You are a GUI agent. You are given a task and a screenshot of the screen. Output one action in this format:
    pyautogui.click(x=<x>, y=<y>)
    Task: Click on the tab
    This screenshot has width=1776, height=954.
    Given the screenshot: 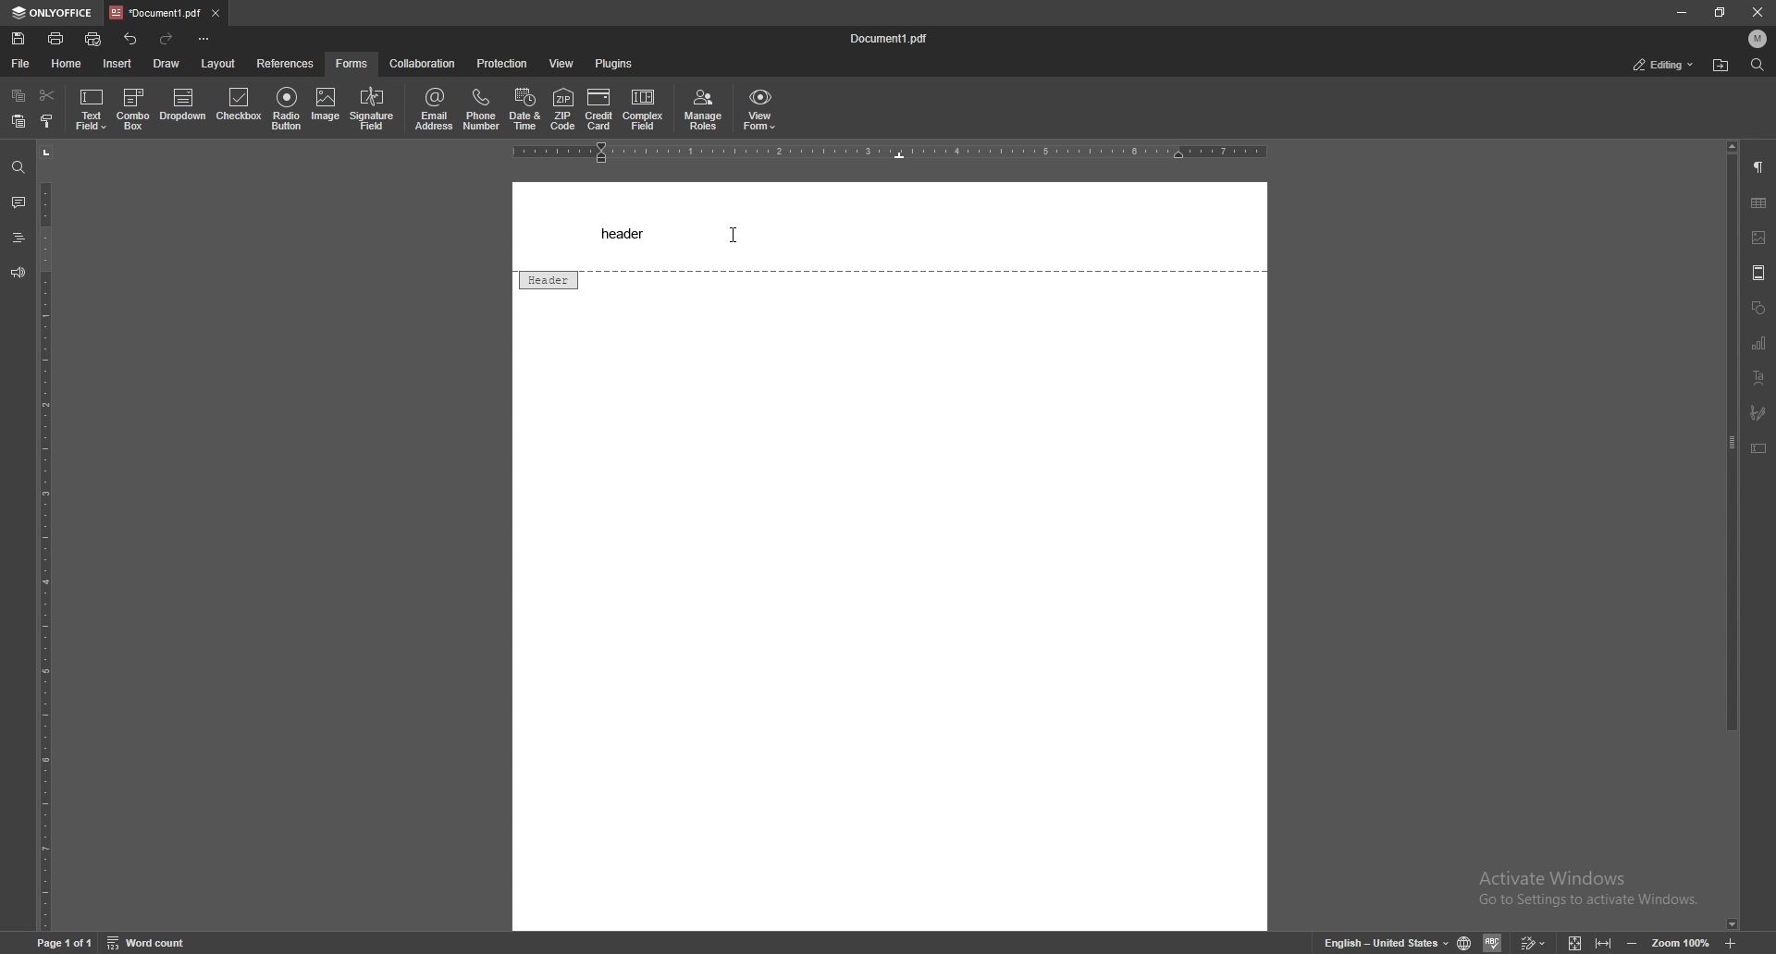 What is the action you would take?
    pyautogui.click(x=155, y=13)
    